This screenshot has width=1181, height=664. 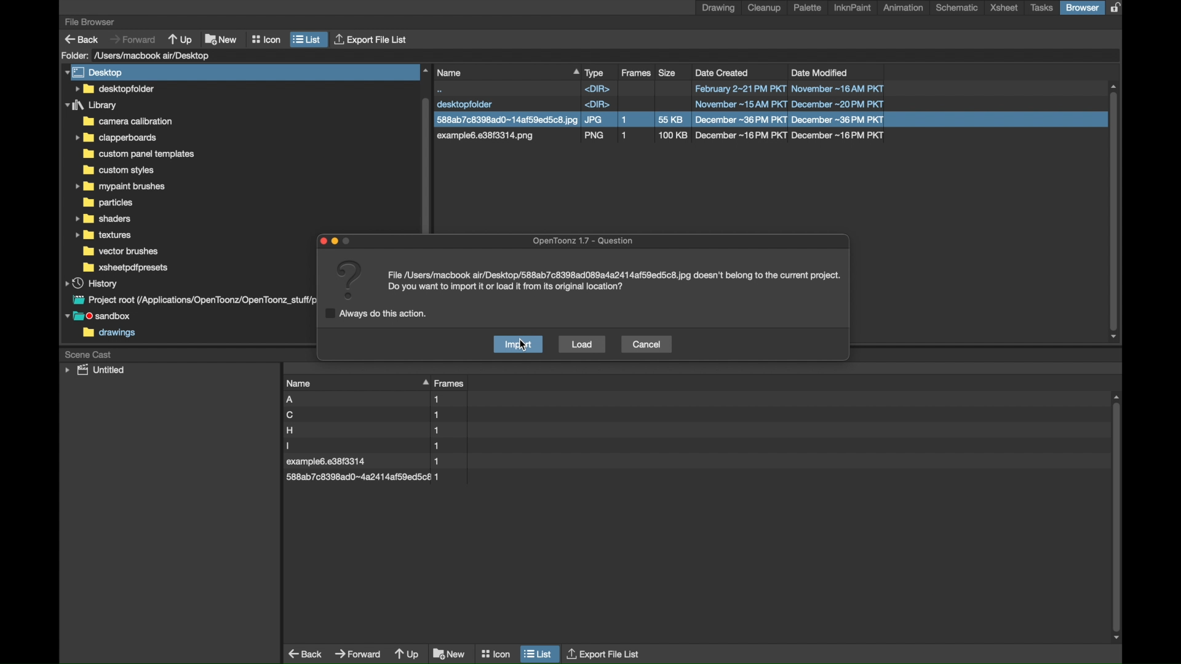 What do you see at coordinates (1115, 212) in the screenshot?
I see `scroll box` at bounding box center [1115, 212].